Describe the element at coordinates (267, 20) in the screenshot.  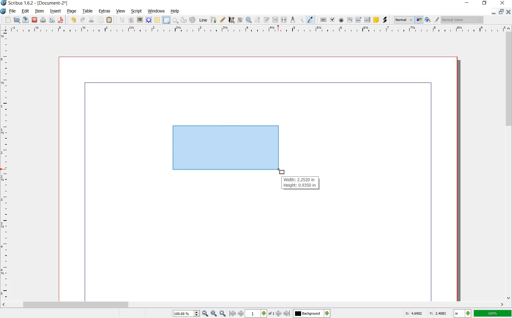
I see `EDIT TEXT WITH STORY EDITOR` at that location.